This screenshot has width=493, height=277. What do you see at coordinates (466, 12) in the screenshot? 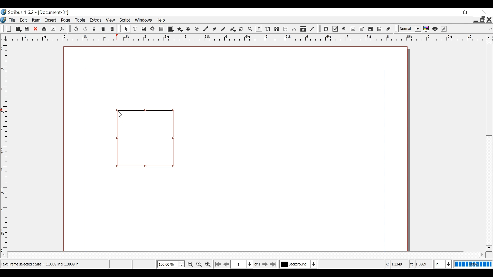
I see `Restore` at bounding box center [466, 12].